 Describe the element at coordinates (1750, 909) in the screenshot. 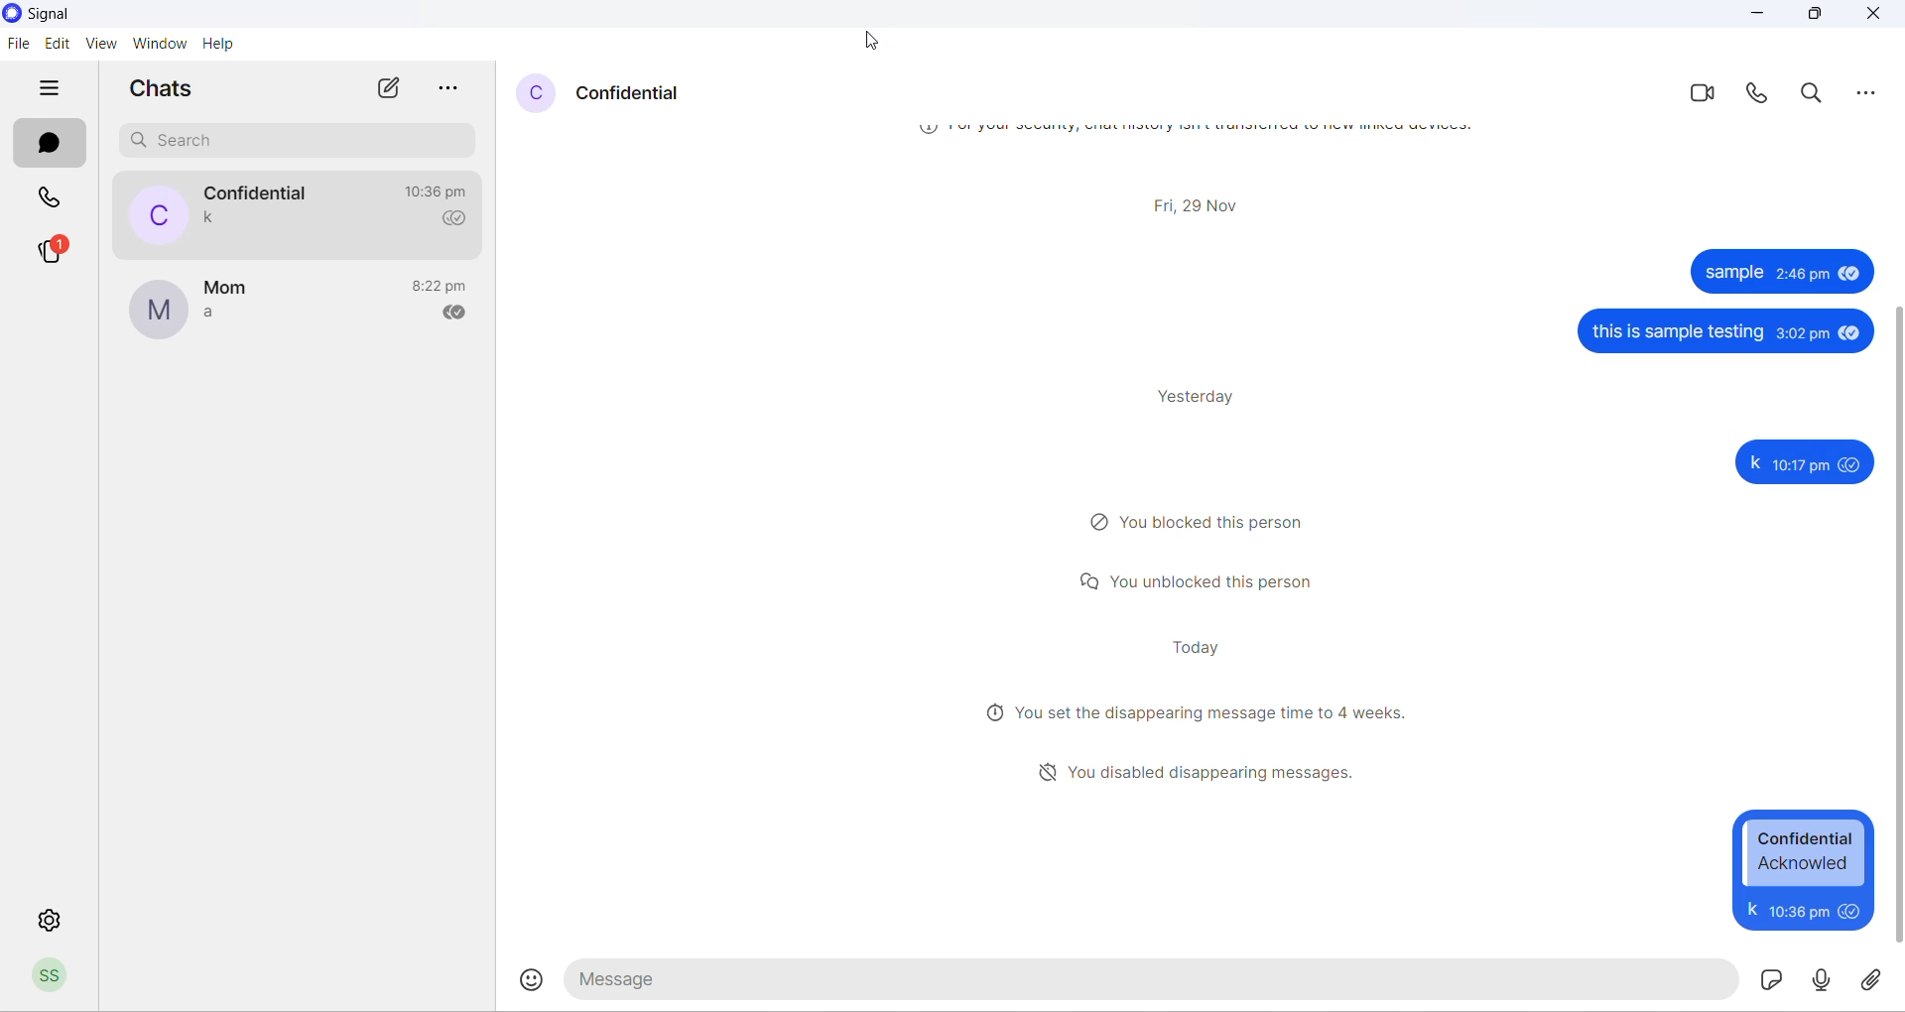

I see `k` at that location.